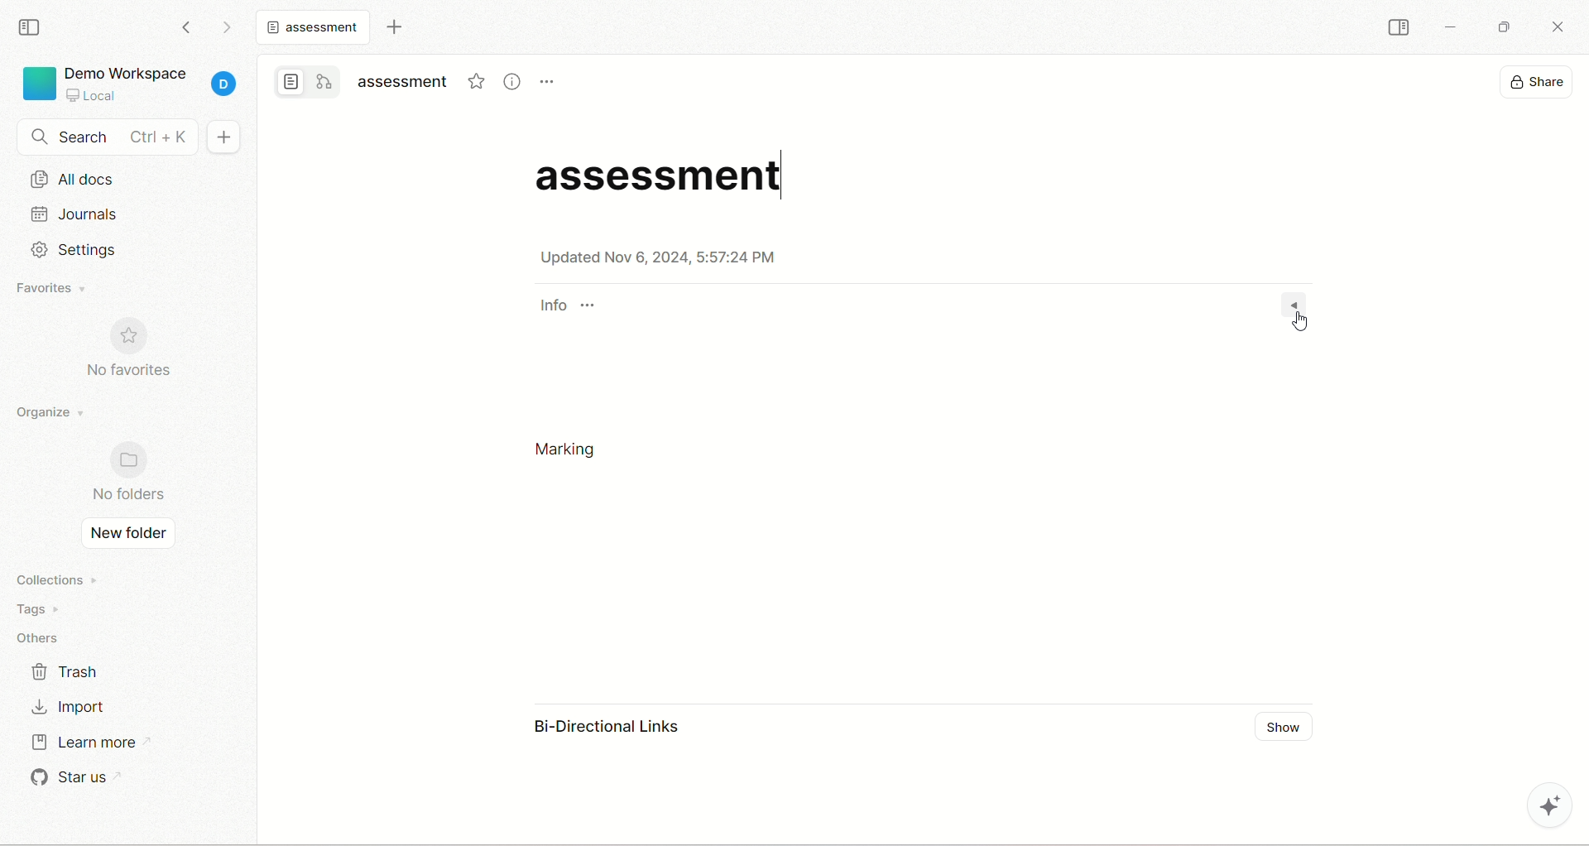  Describe the element at coordinates (317, 30) in the screenshot. I see `assessment` at that location.